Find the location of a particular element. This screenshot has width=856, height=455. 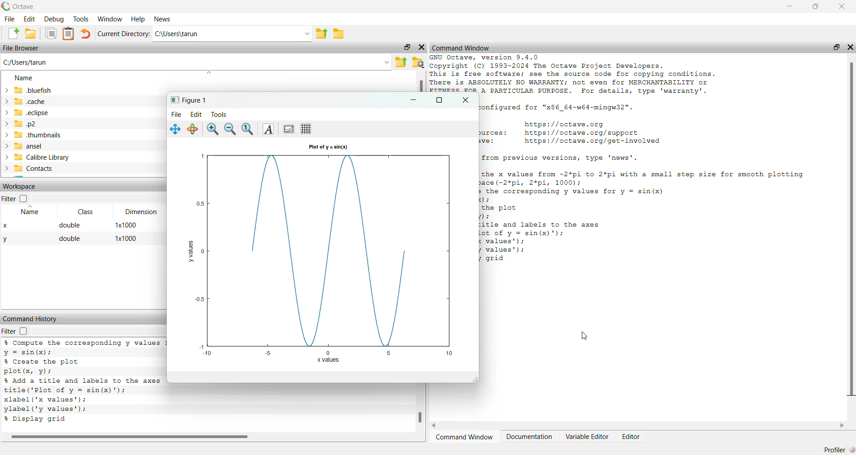

resize is located at coordinates (815, 7).